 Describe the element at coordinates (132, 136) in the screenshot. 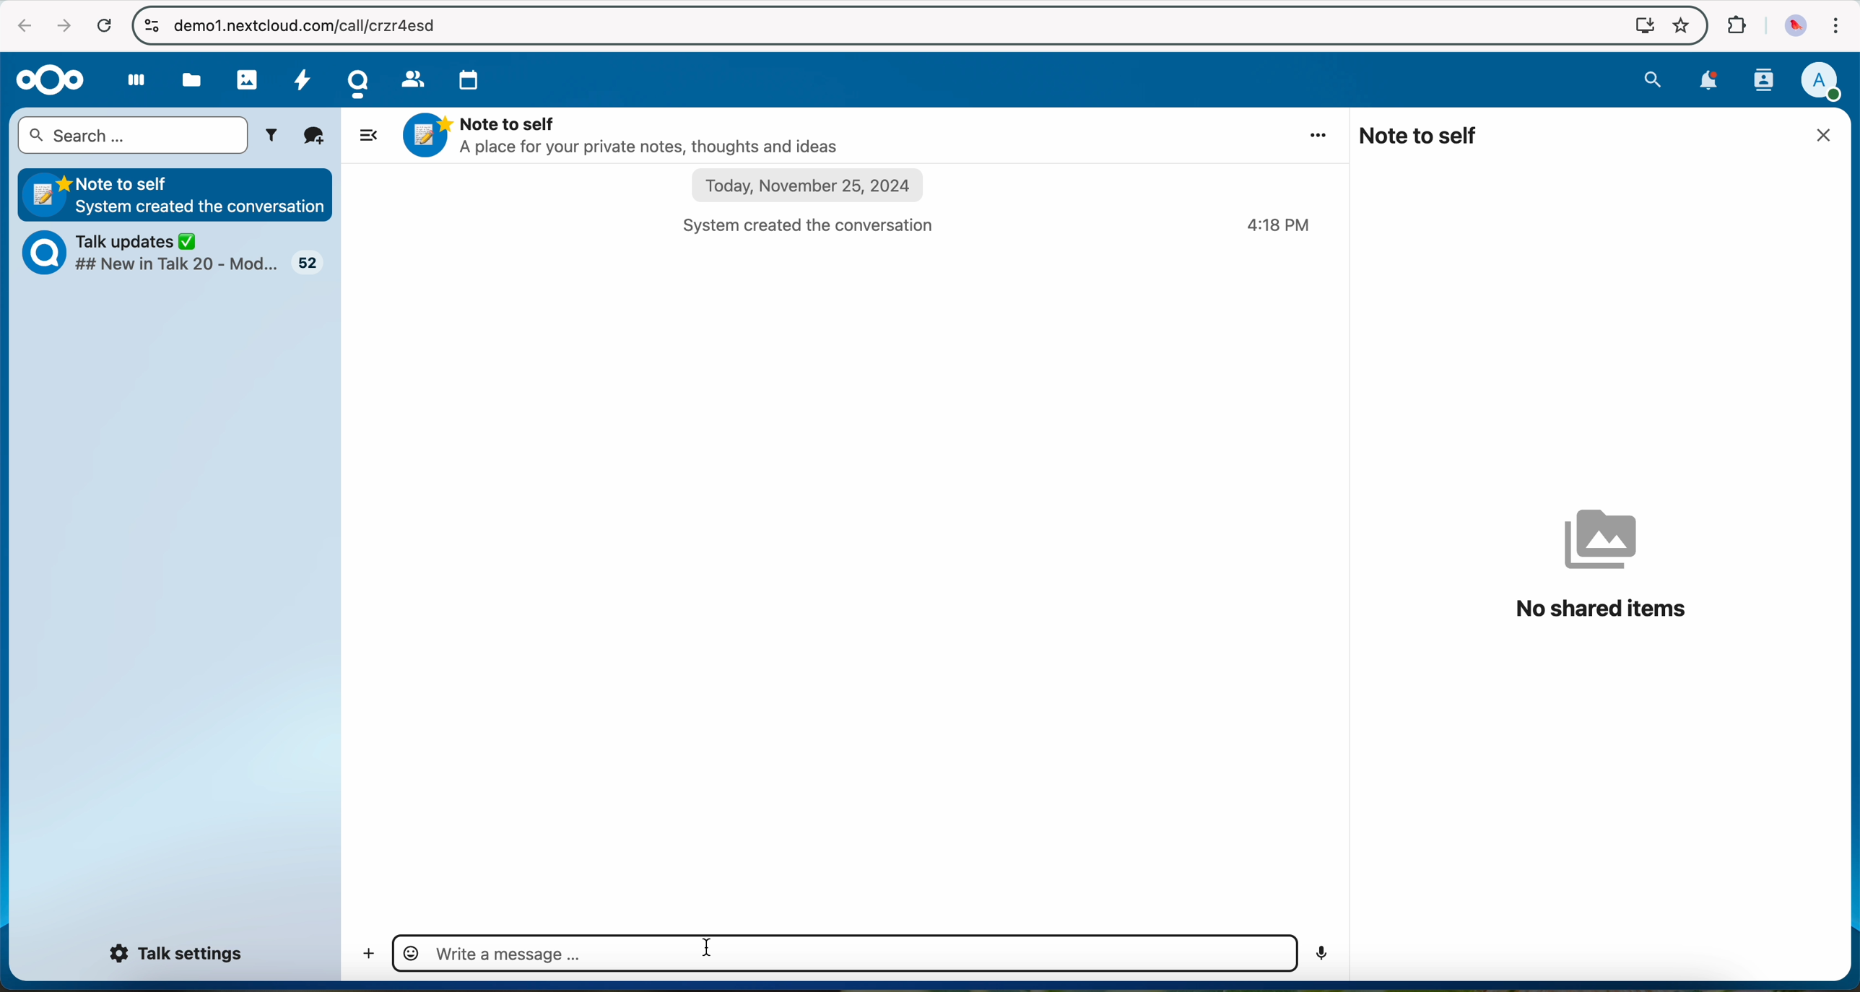

I see `search bar` at that location.